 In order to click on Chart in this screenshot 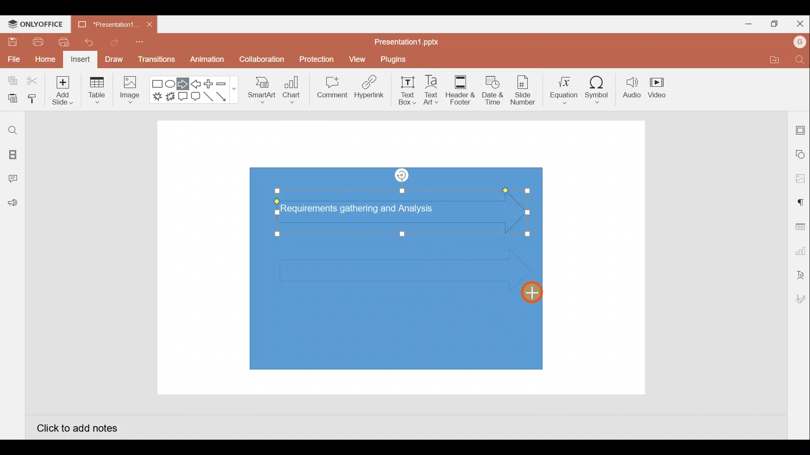, I will do `click(292, 89)`.